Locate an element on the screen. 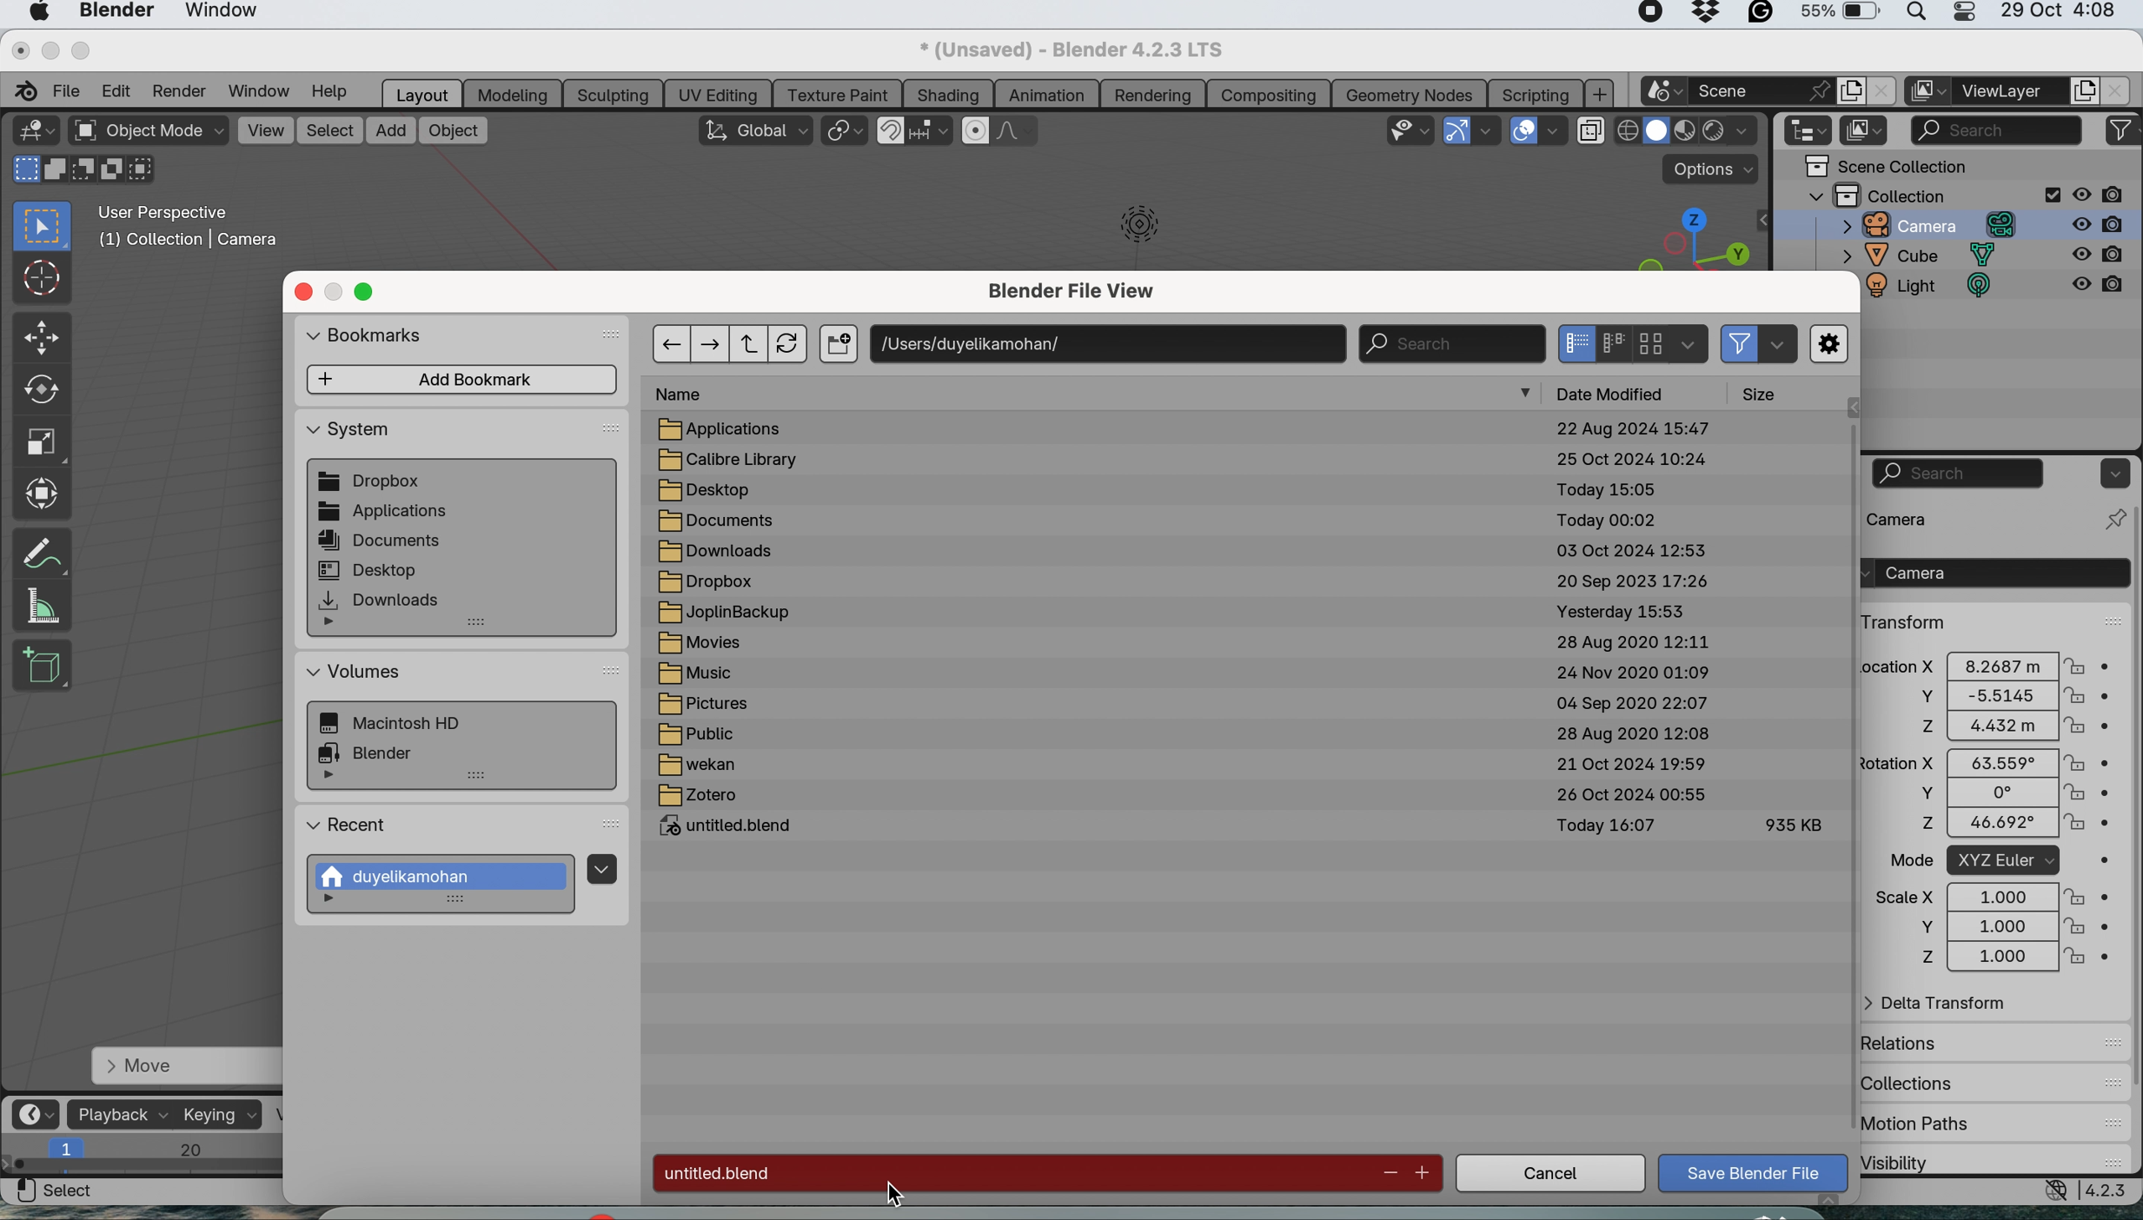 The width and height of the screenshot is (2143, 1220). editor type is located at coordinates (34, 130).